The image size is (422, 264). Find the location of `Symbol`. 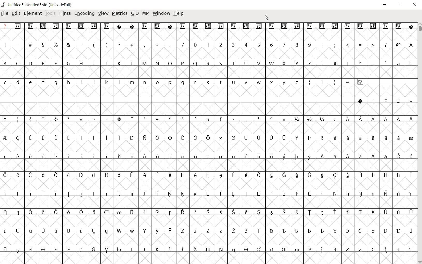

Symbol is located at coordinates (6, 231).